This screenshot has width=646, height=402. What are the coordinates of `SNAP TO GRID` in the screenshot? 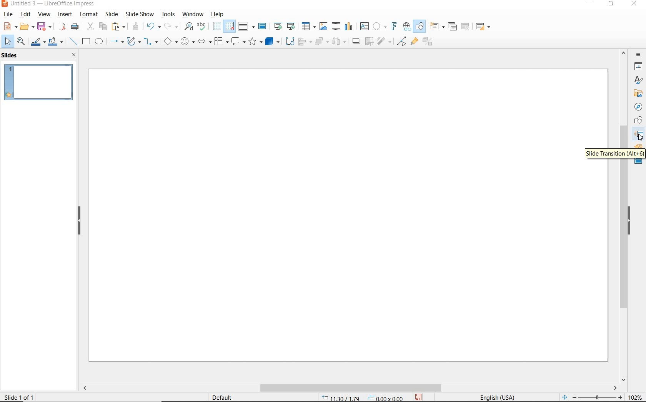 It's located at (230, 26).